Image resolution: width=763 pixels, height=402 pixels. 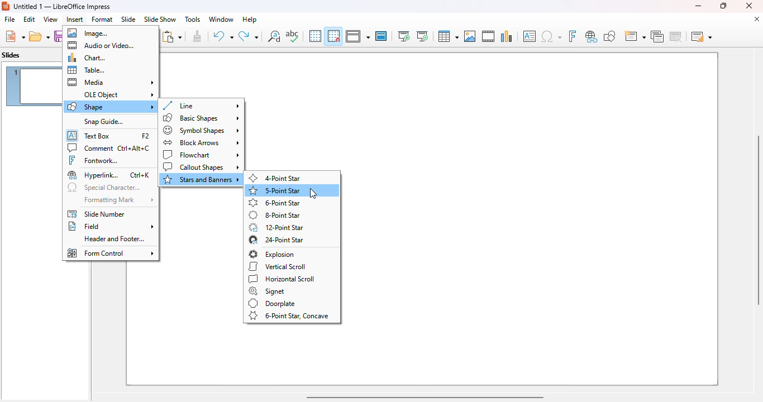 I want to click on view, so click(x=50, y=19).